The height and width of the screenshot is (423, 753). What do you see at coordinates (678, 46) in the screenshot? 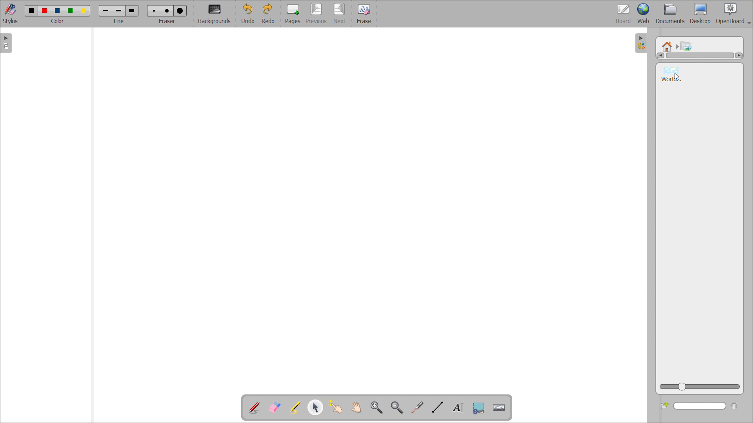
I see `navigated to another folder` at bounding box center [678, 46].